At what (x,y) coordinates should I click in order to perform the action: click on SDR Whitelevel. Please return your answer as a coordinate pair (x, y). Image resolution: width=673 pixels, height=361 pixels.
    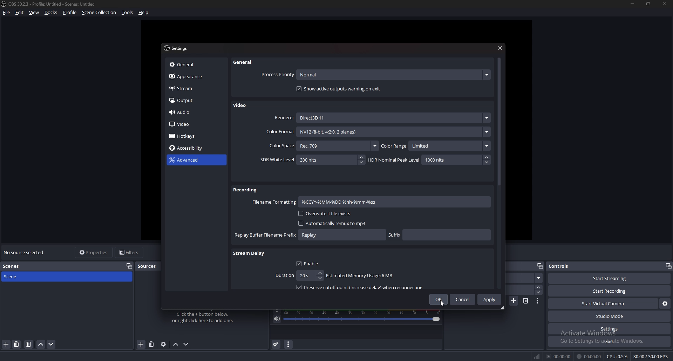
    Looking at the image, I should click on (312, 160).